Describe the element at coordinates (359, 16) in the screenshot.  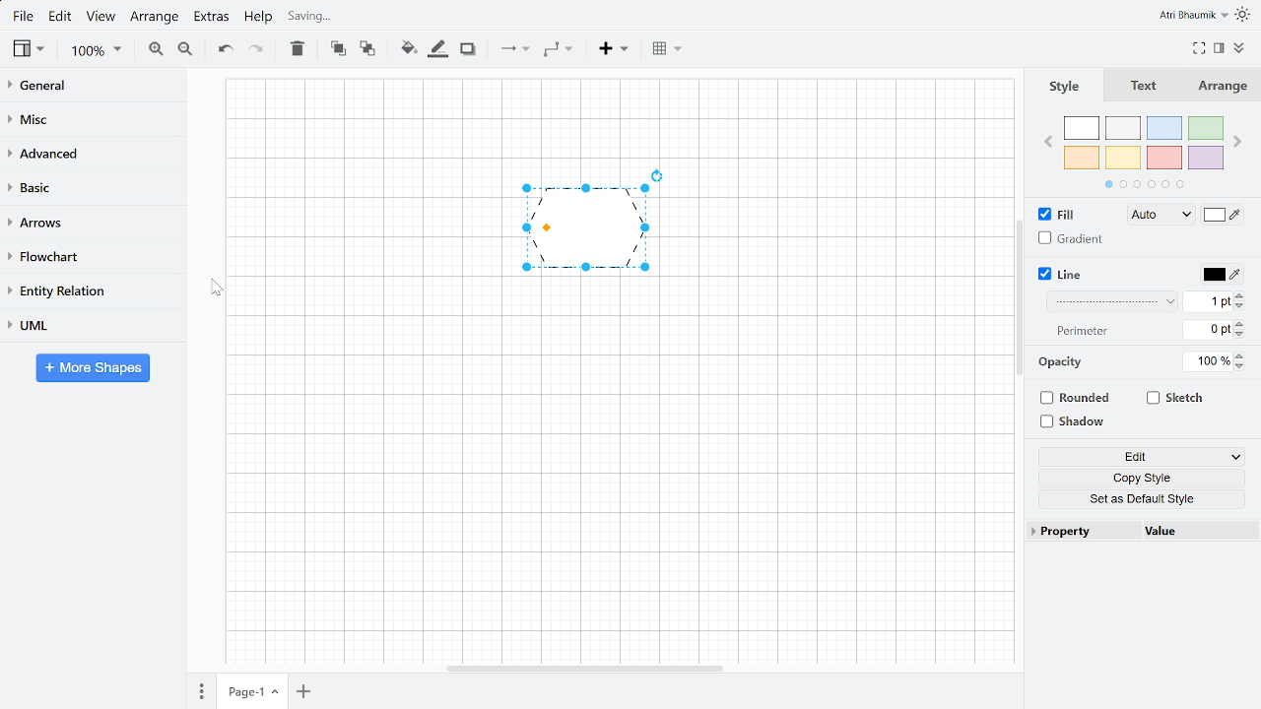
I see `Saving changes` at that location.